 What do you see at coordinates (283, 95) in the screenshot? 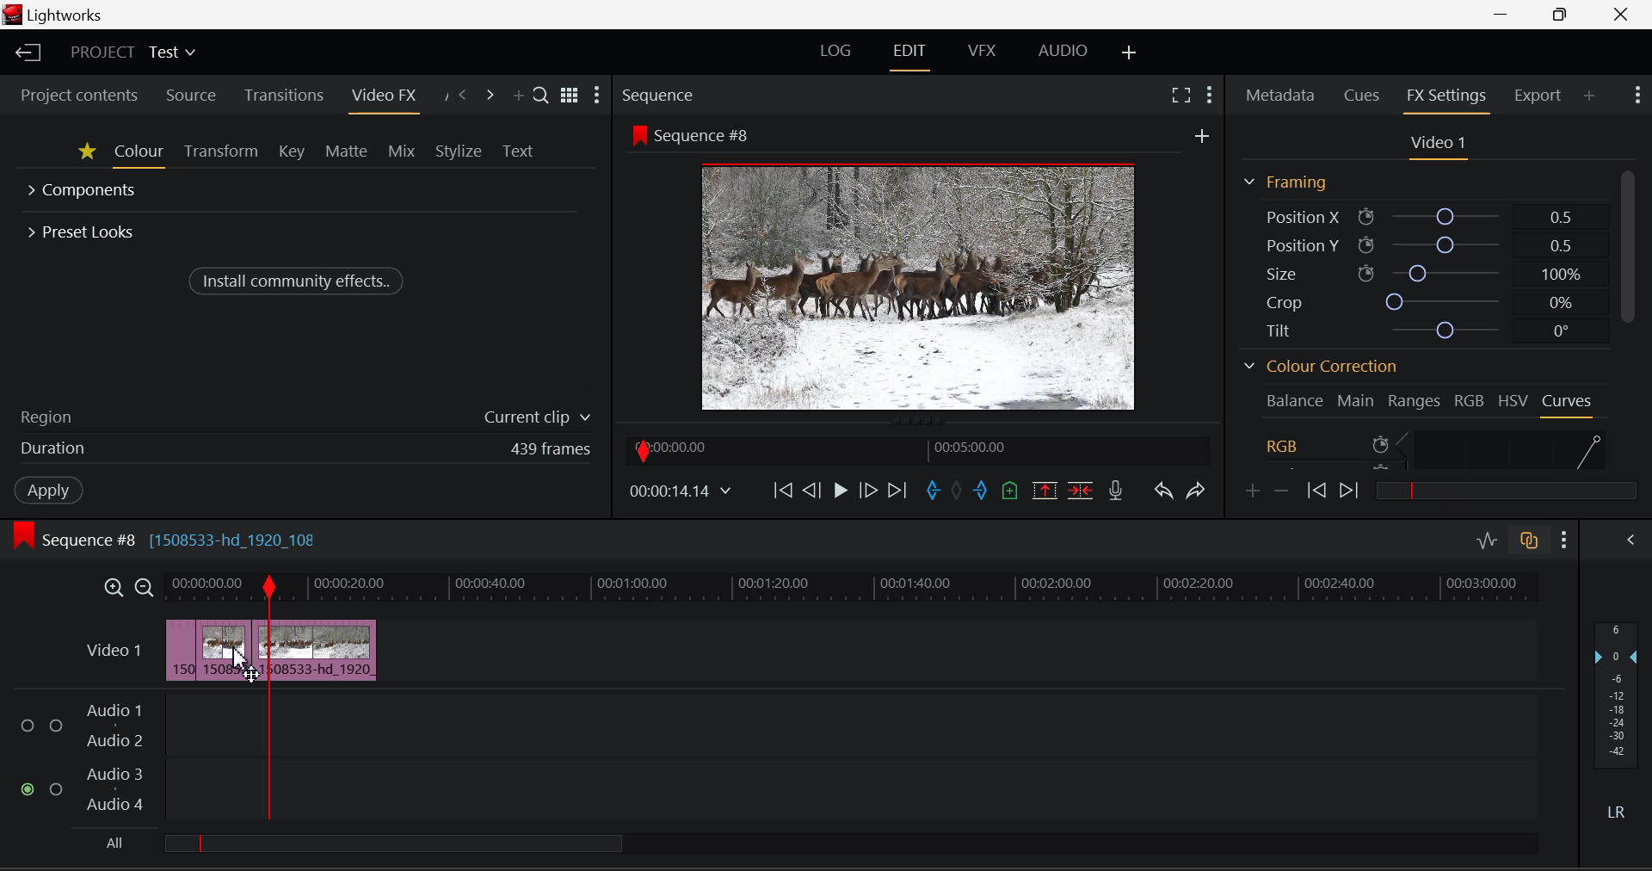
I see `Transitions` at bounding box center [283, 95].